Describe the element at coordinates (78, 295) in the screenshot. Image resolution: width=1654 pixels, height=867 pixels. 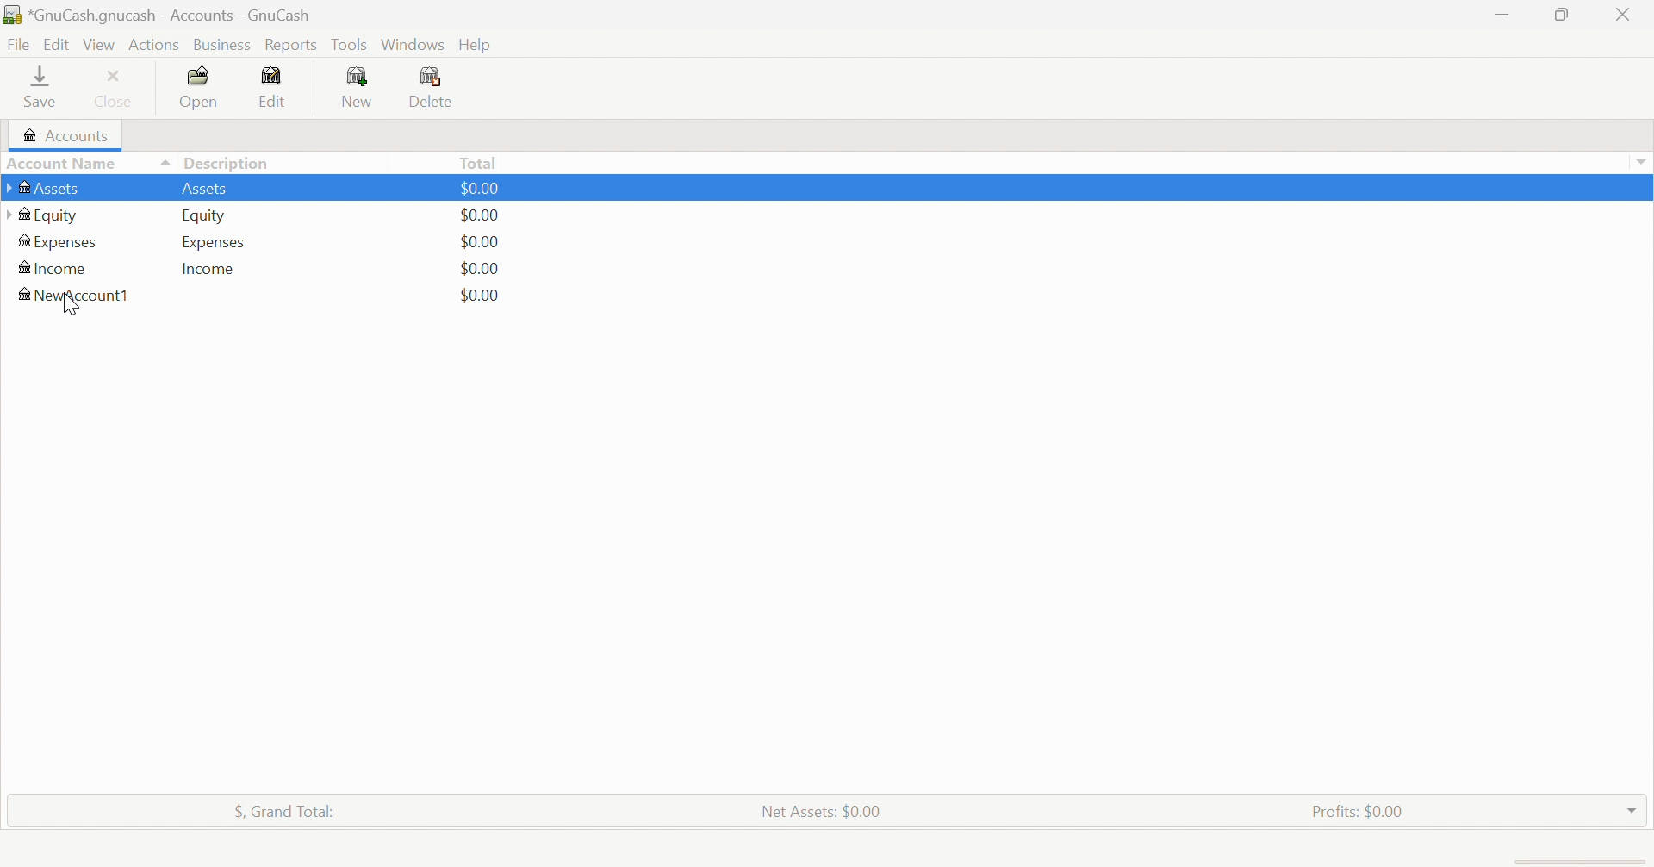
I see `NewAccount1` at that location.